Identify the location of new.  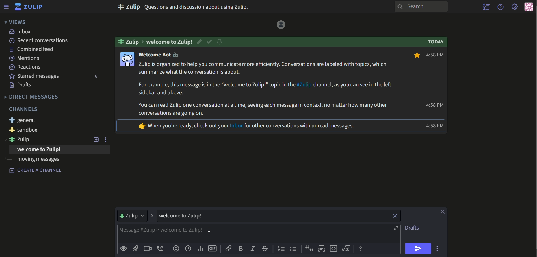
(96, 140).